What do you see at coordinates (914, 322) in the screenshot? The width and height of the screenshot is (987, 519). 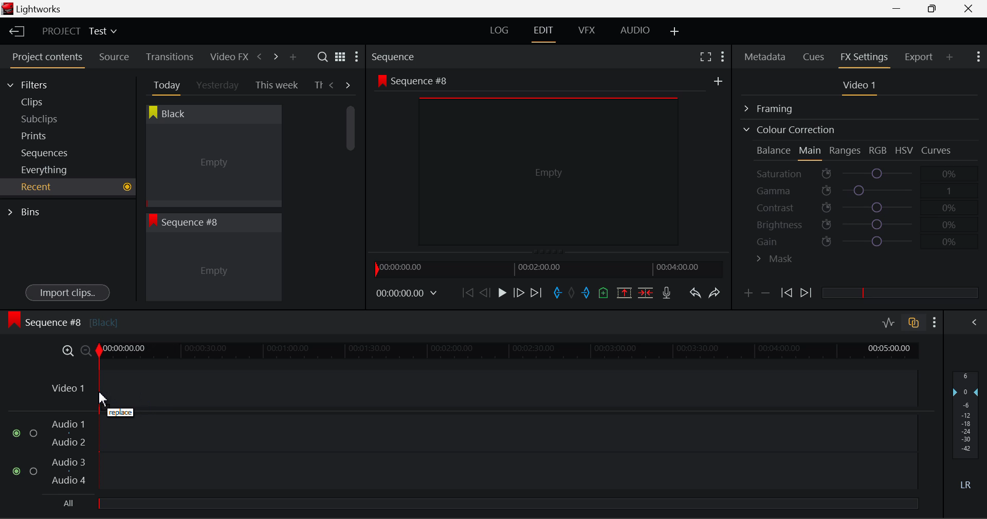 I see `Toggle audio track sync` at bounding box center [914, 322].